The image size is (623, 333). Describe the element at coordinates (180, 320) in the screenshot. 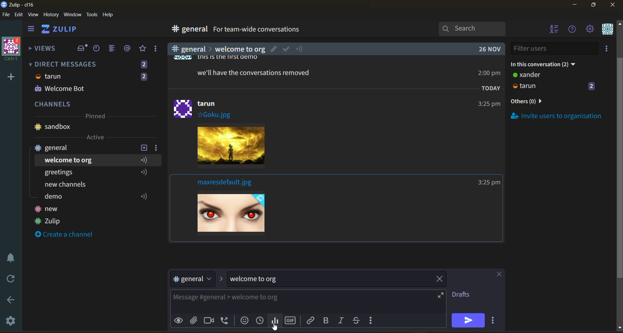

I see `preview` at that location.